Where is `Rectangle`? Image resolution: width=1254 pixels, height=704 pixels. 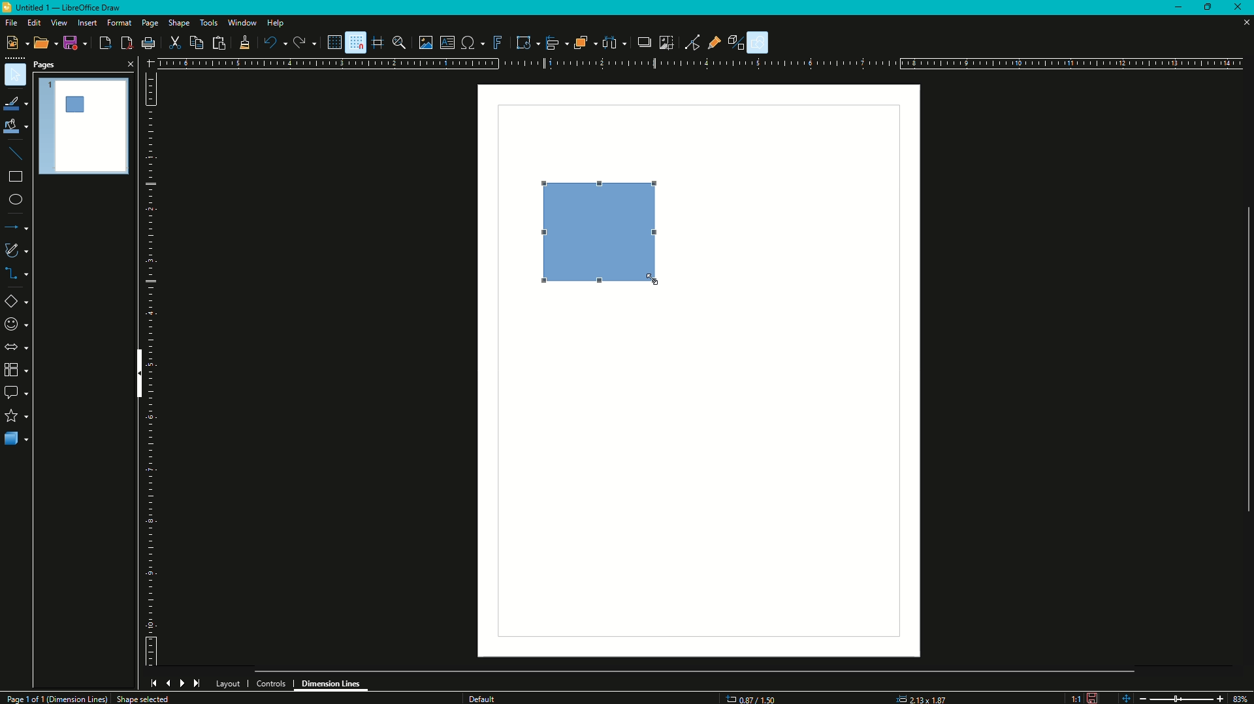
Rectangle is located at coordinates (14, 180).